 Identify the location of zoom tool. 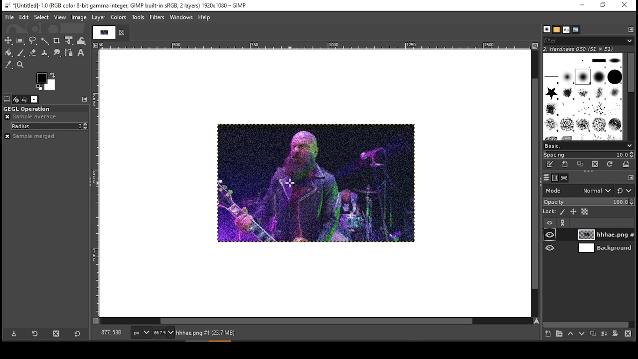
(21, 66).